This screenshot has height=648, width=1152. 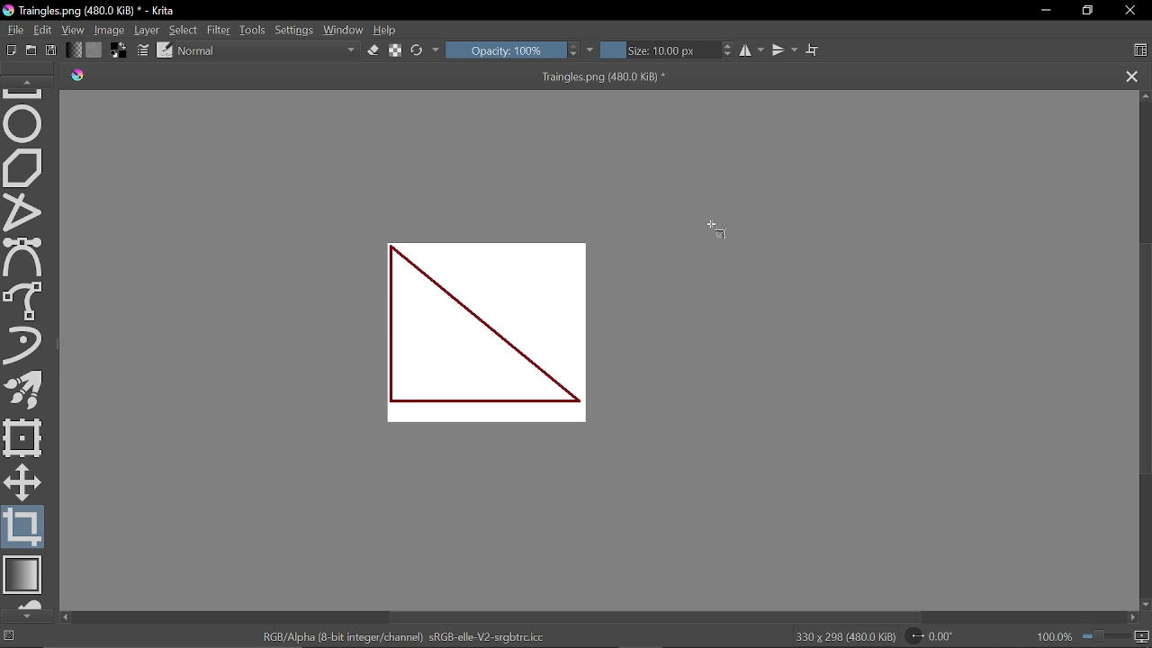 I want to click on Move a layer, so click(x=21, y=481).